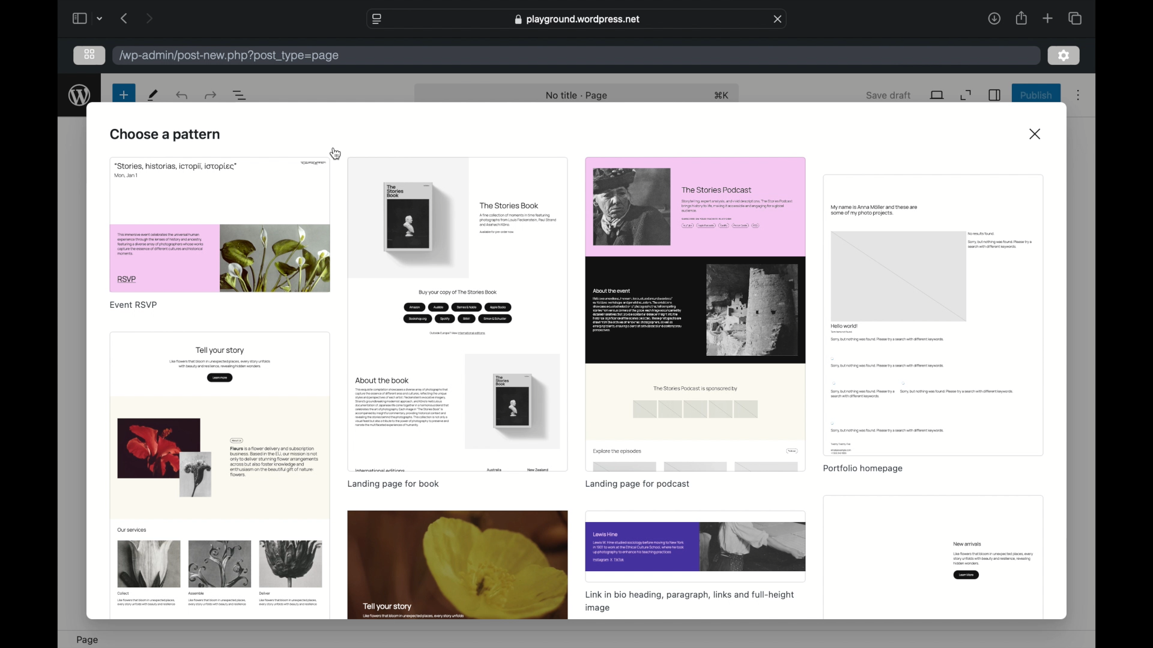  I want to click on preview, so click(220, 223).